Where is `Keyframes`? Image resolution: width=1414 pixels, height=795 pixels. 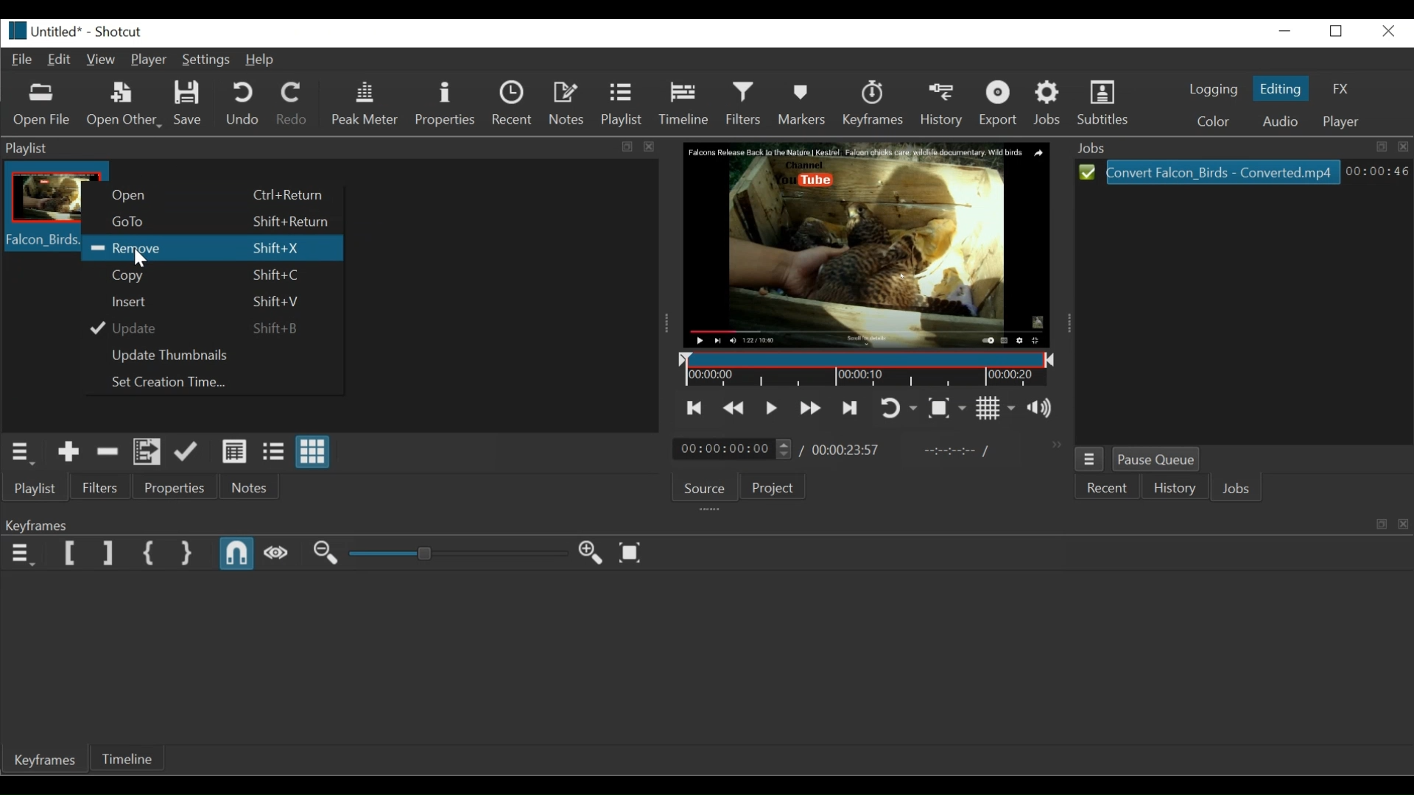
Keyframes is located at coordinates (873, 103).